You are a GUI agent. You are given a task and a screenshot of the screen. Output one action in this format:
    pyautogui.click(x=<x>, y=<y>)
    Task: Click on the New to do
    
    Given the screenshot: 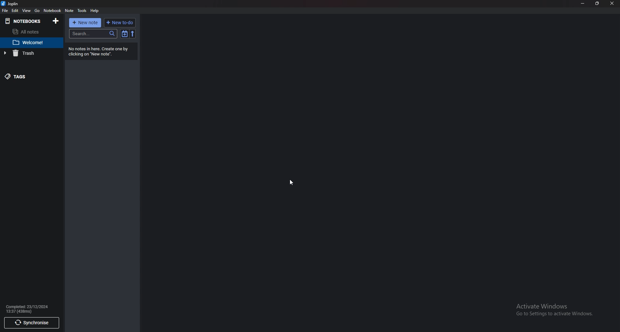 What is the action you would take?
    pyautogui.click(x=120, y=23)
    